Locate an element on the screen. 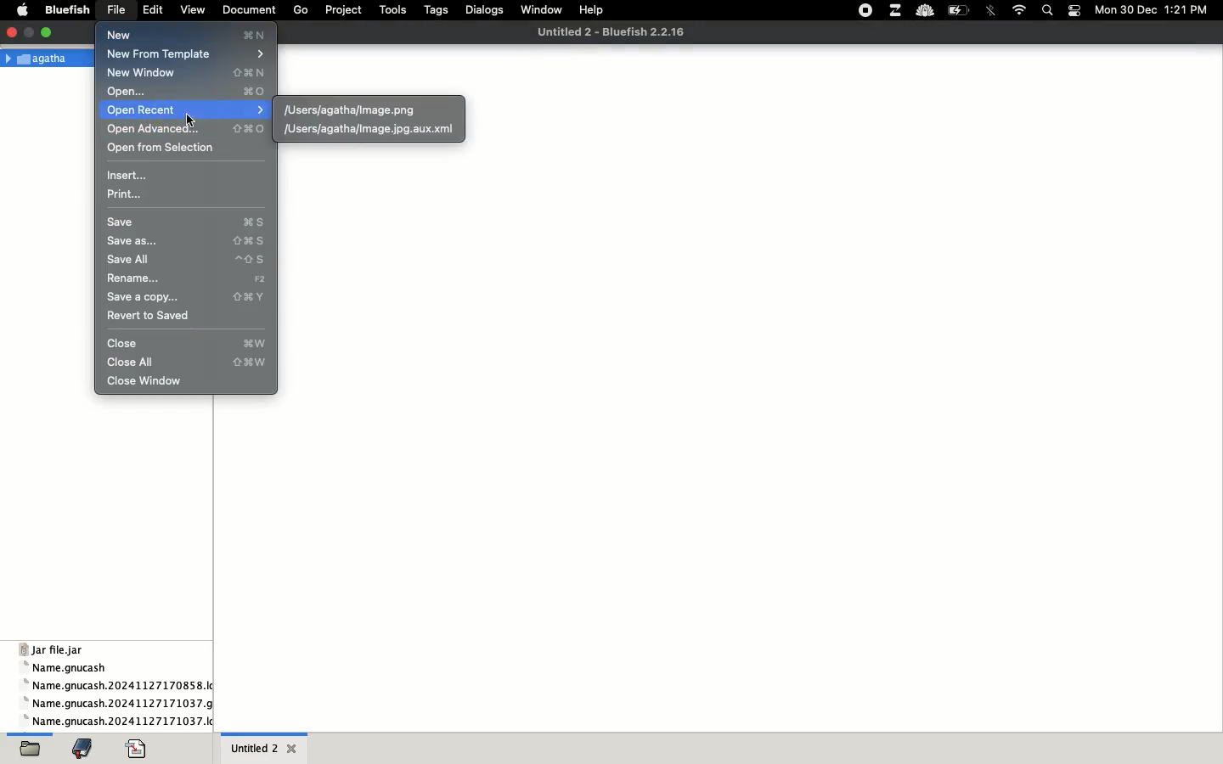 This screenshot has height=764, width=1223. save as is located at coordinates (187, 242).